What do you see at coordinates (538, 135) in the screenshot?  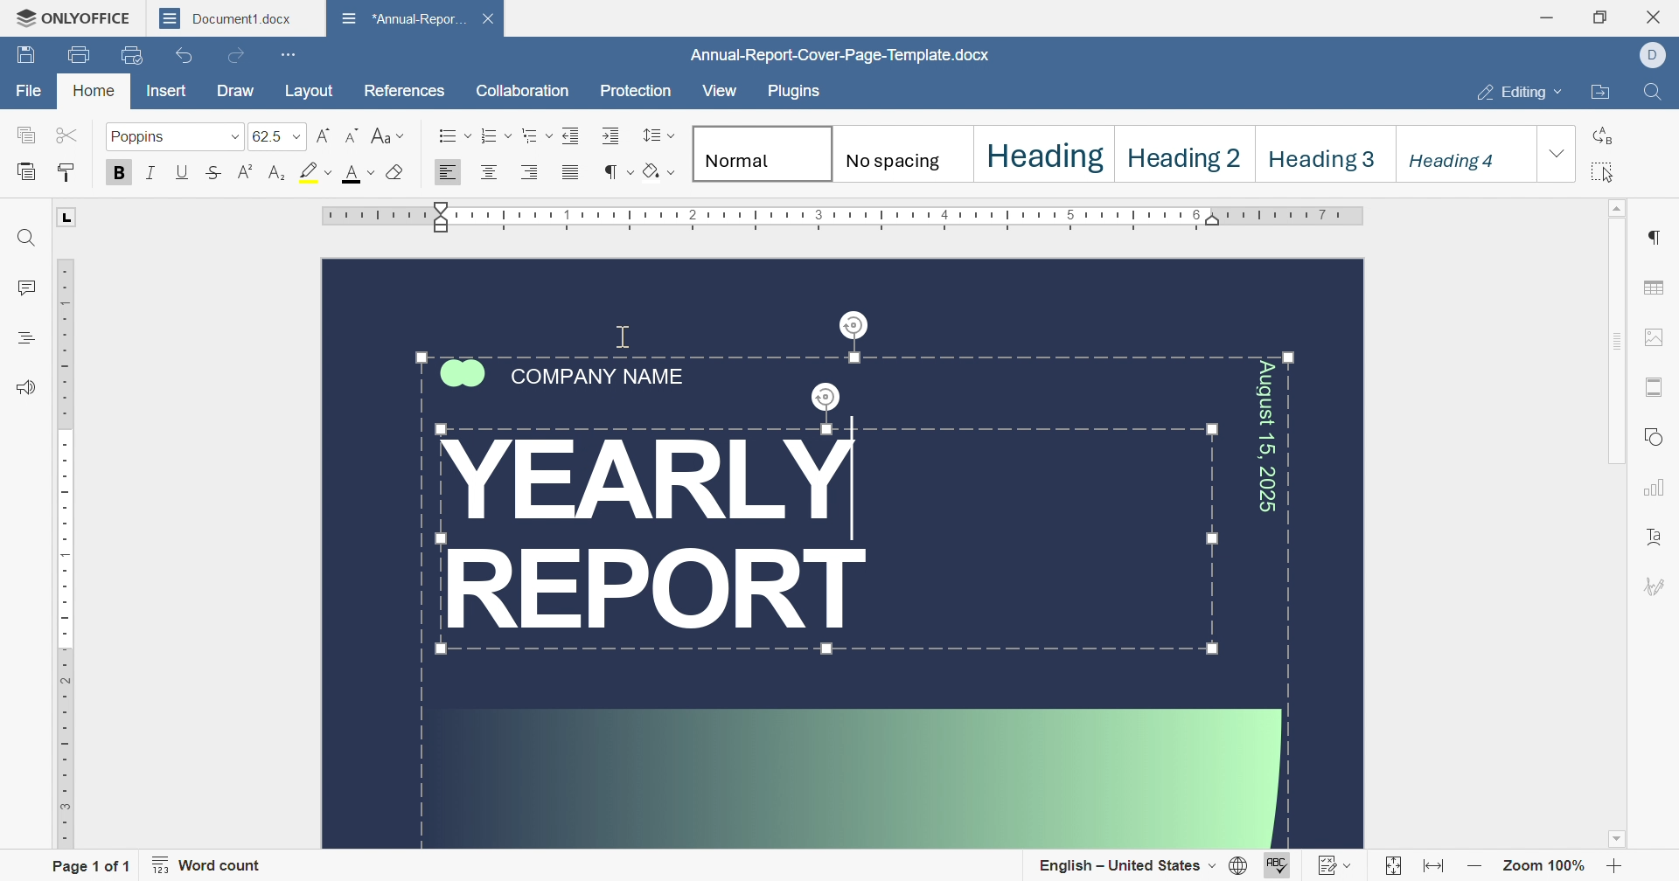 I see `multilevel list` at bounding box center [538, 135].